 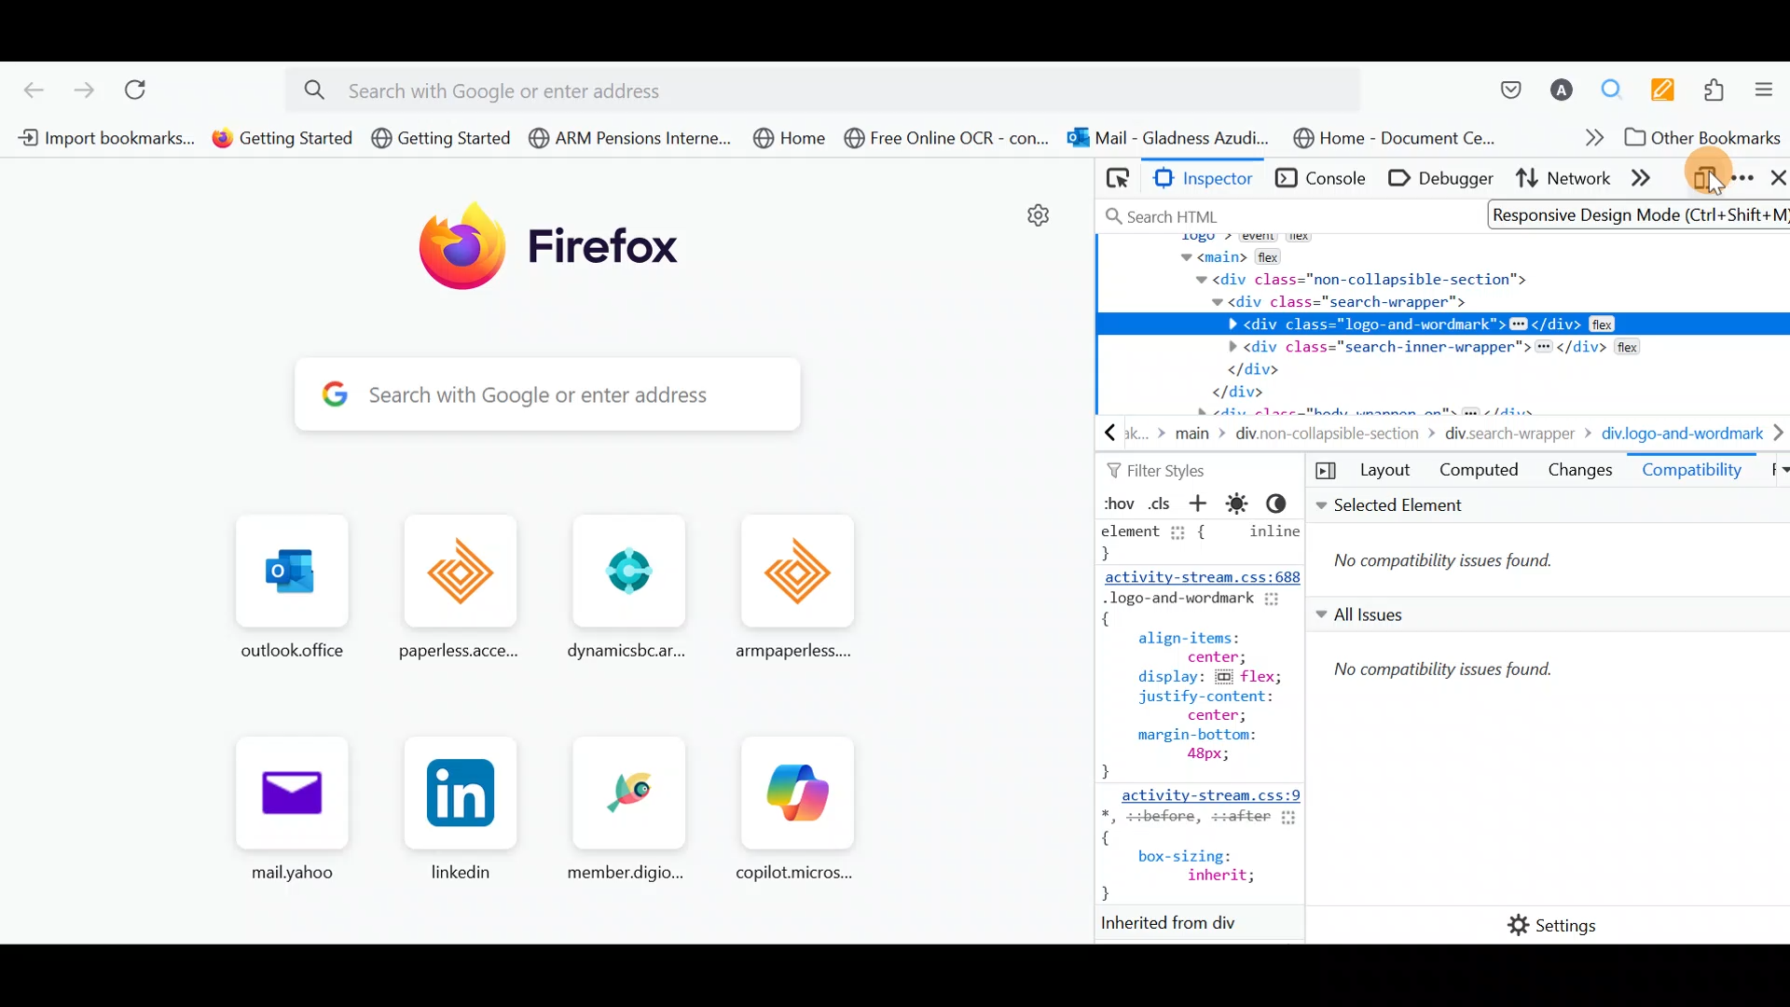 What do you see at coordinates (105, 140) in the screenshot?
I see `Bookmark 1` at bounding box center [105, 140].